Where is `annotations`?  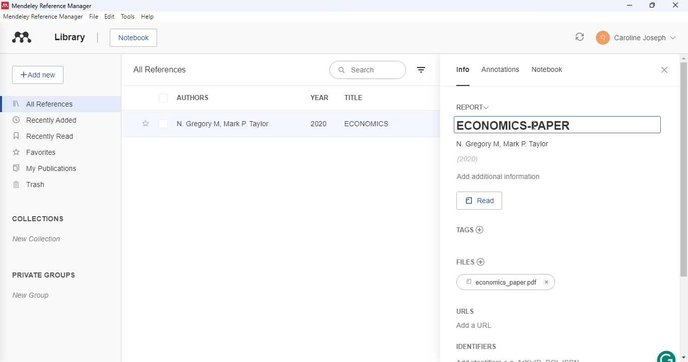 annotations is located at coordinates (501, 69).